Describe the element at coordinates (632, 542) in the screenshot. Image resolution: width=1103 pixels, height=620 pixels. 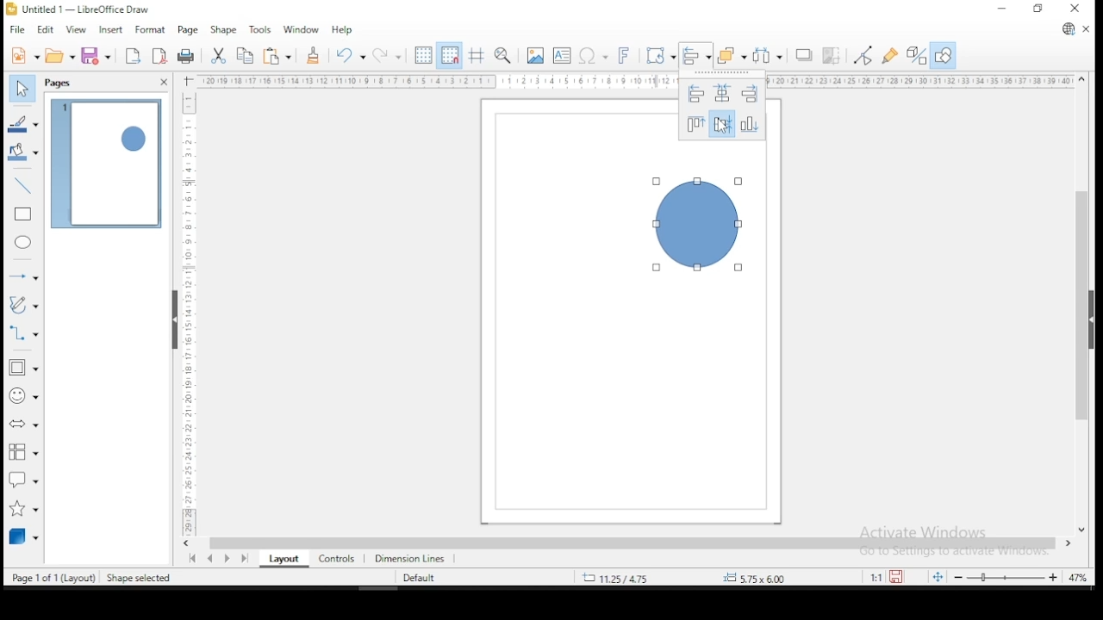
I see `scroll bar` at that location.